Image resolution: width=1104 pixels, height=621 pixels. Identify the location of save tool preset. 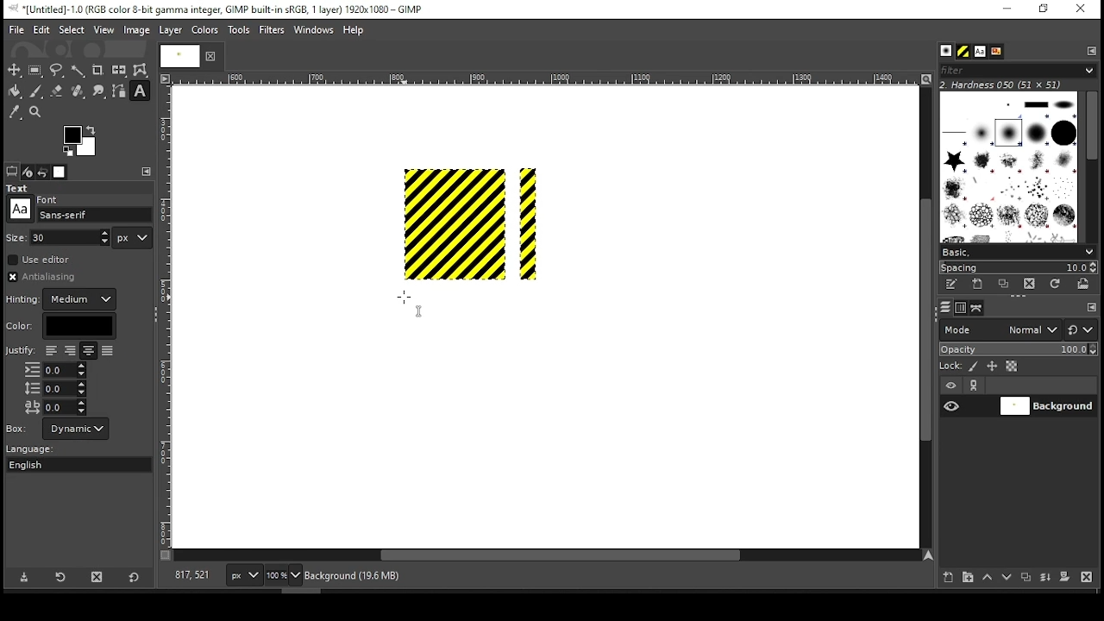
(26, 576).